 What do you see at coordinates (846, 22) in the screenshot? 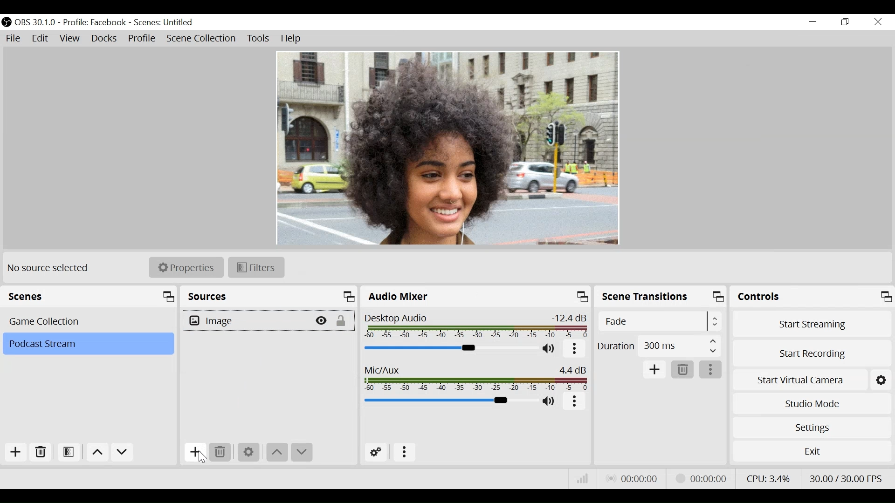
I see `Restore` at bounding box center [846, 22].